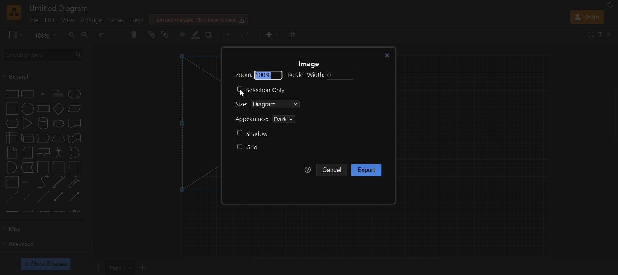 The width and height of the screenshot is (618, 275). Describe the element at coordinates (332, 170) in the screenshot. I see `cancle` at that location.